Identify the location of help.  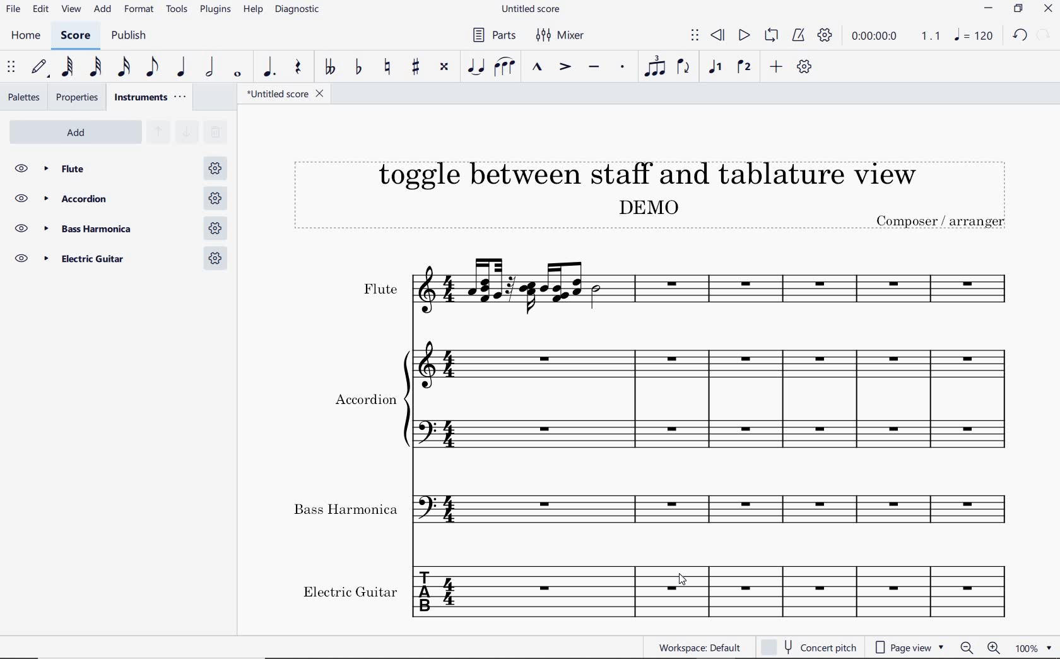
(253, 11).